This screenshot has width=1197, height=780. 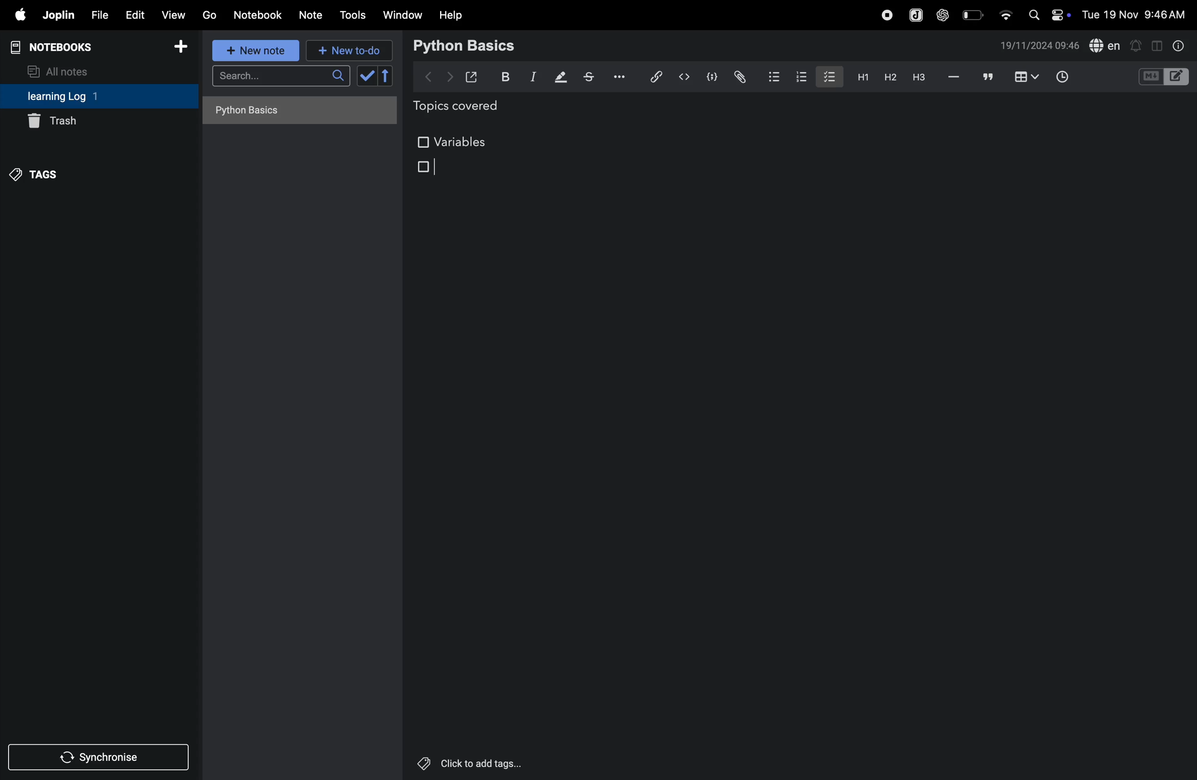 What do you see at coordinates (429, 75) in the screenshot?
I see `backward` at bounding box center [429, 75].